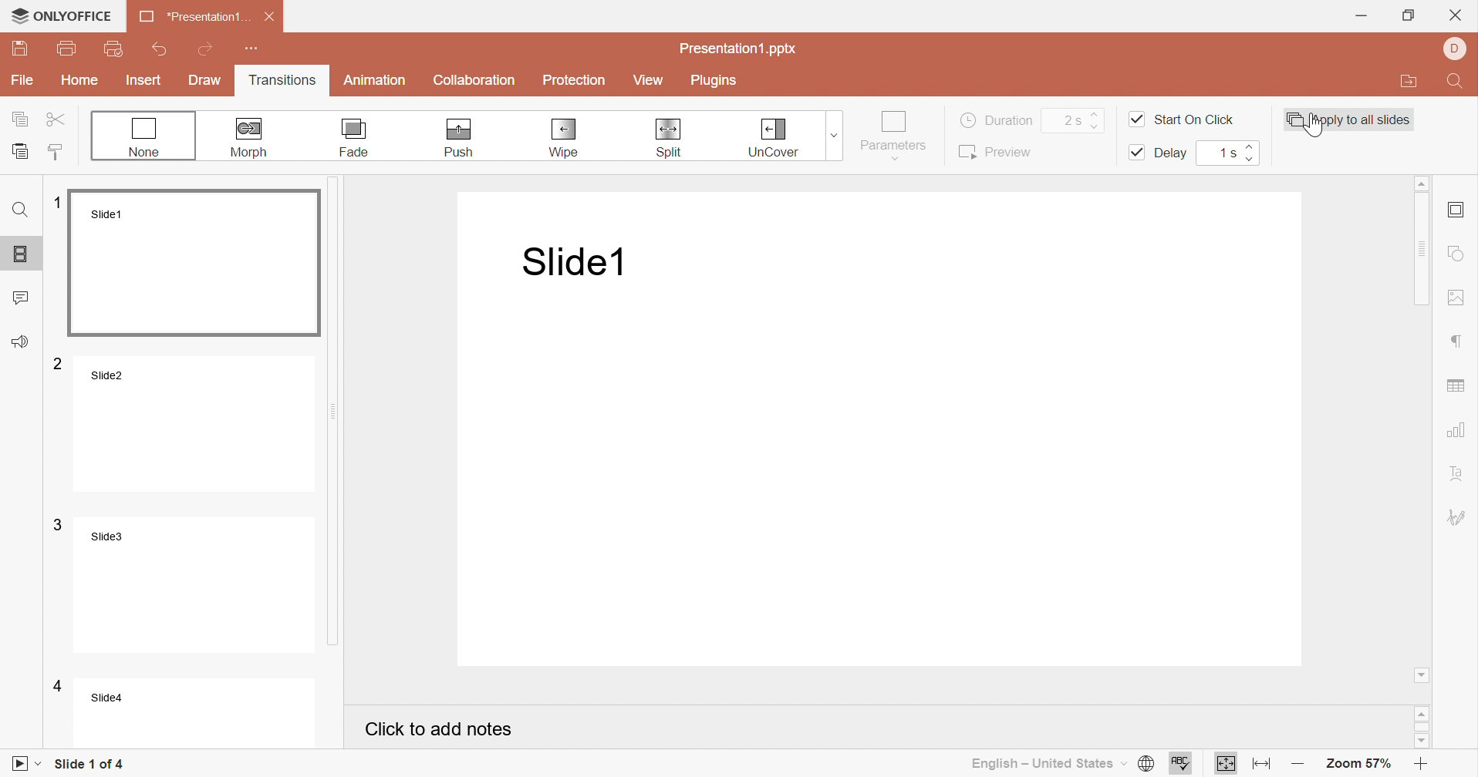 Image resolution: width=1478 pixels, height=777 pixels. I want to click on Presentation slide, so click(887, 431).